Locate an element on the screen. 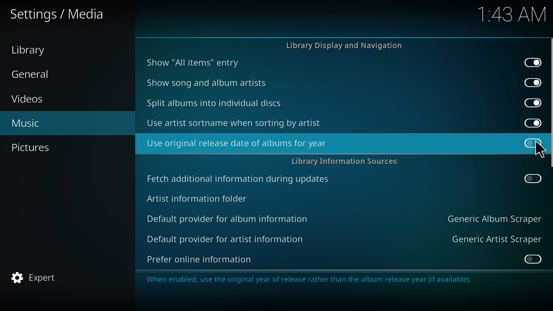 Image resolution: width=553 pixels, height=311 pixels. generic artist scraper is located at coordinates (496, 239).